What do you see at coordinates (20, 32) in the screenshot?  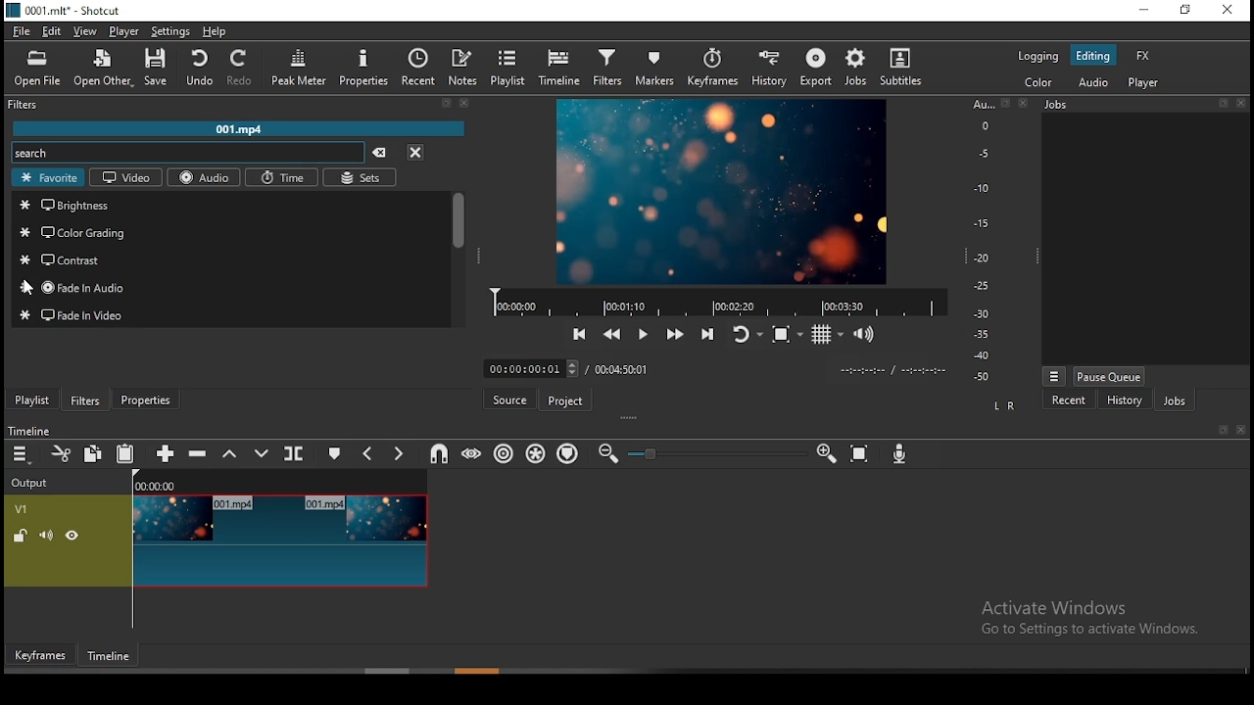 I see `file` at bounding box center [20, 32].